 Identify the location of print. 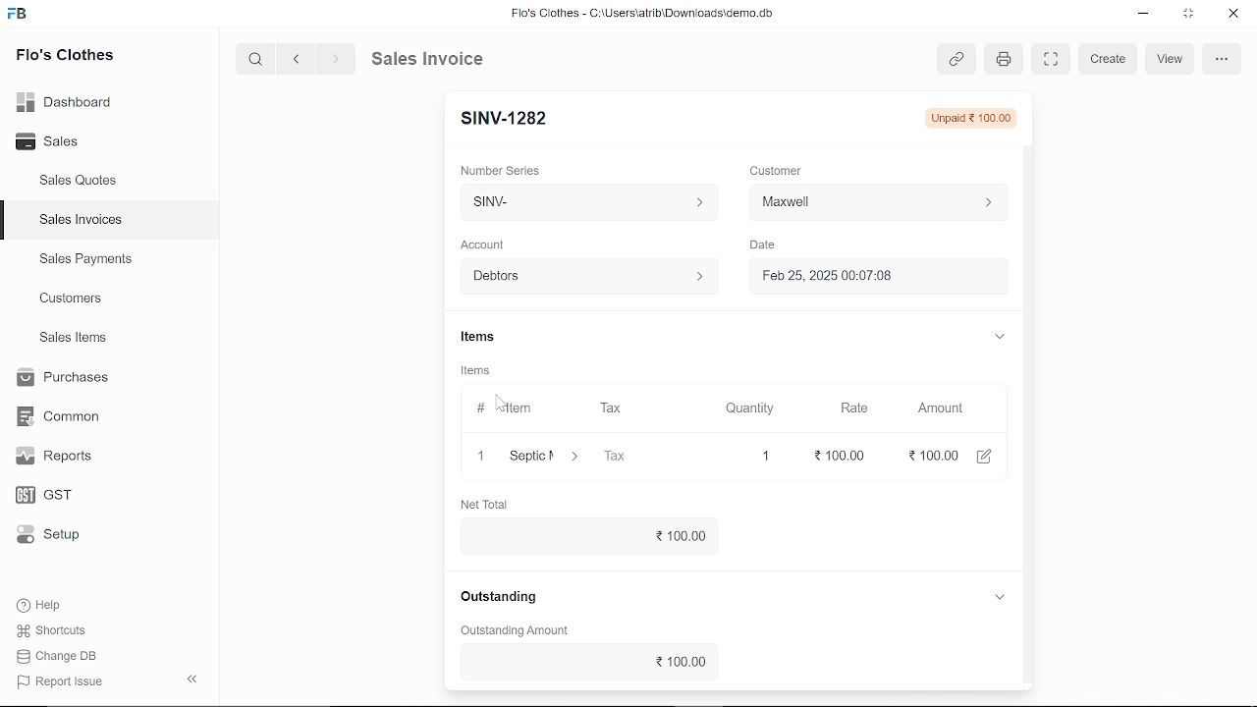
(1004, 61).